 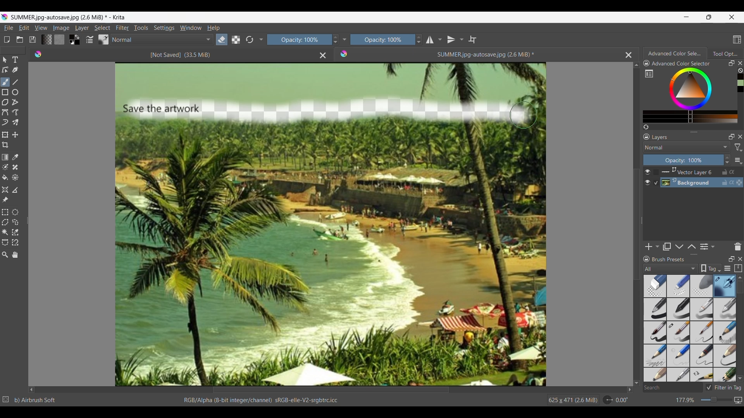 What do you see at coordinates (740, 63) in the screenshot?
I see `Close color panel` at bounding box center [740, 63].